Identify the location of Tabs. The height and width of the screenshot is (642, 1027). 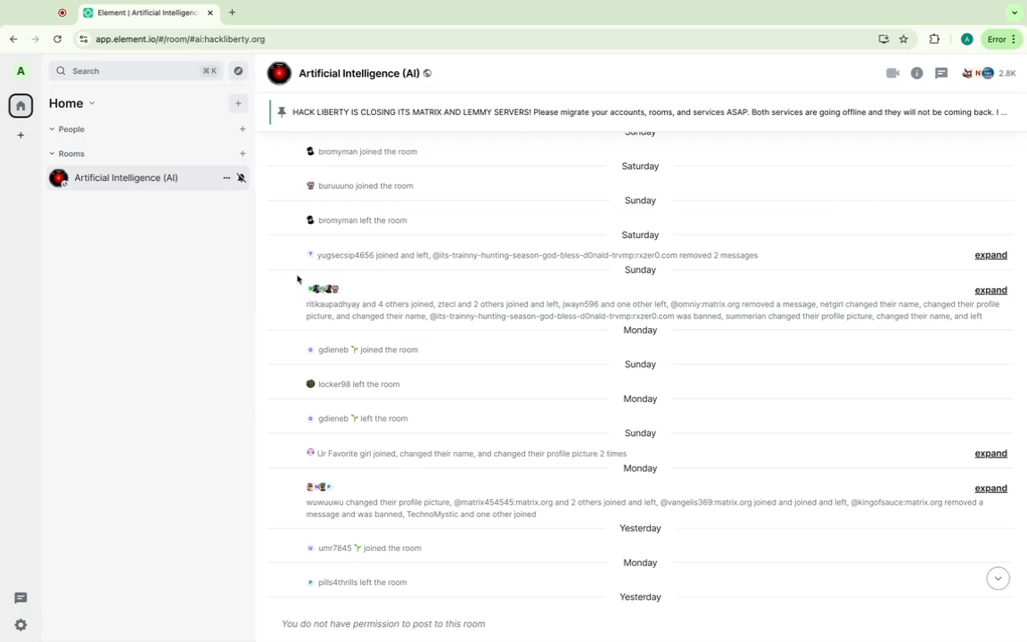
(137, 13).